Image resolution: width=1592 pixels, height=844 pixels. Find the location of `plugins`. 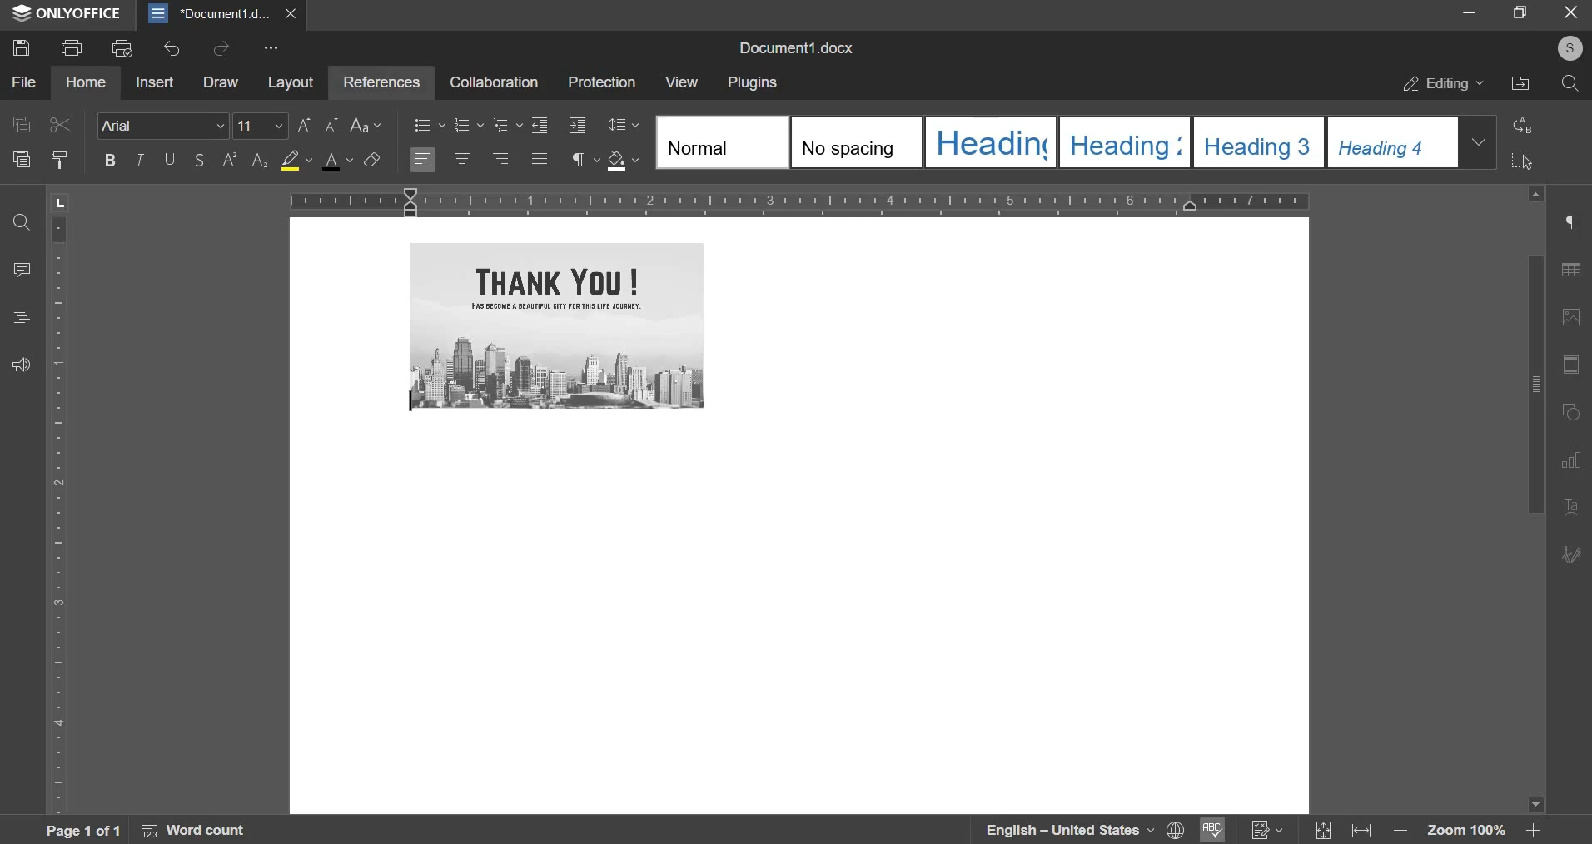

plugins is located at coordinates (754, 83).